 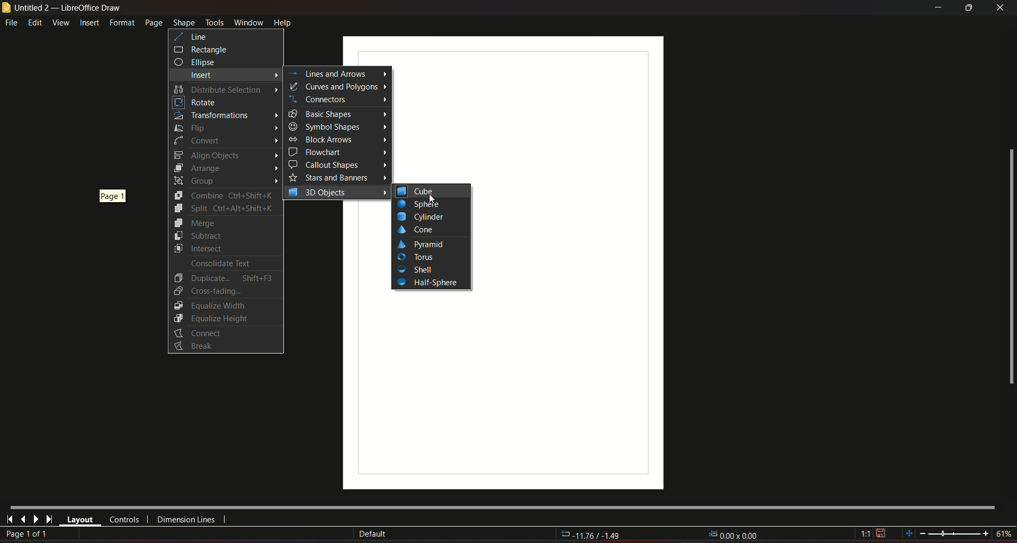 I want to click on Arrow, so click(x=388, y=87).